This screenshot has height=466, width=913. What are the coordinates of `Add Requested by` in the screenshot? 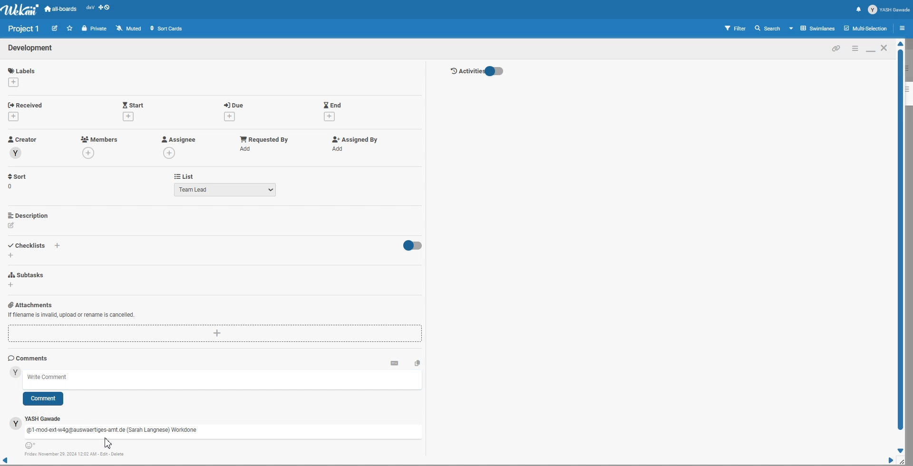 It's located at (264, 138).